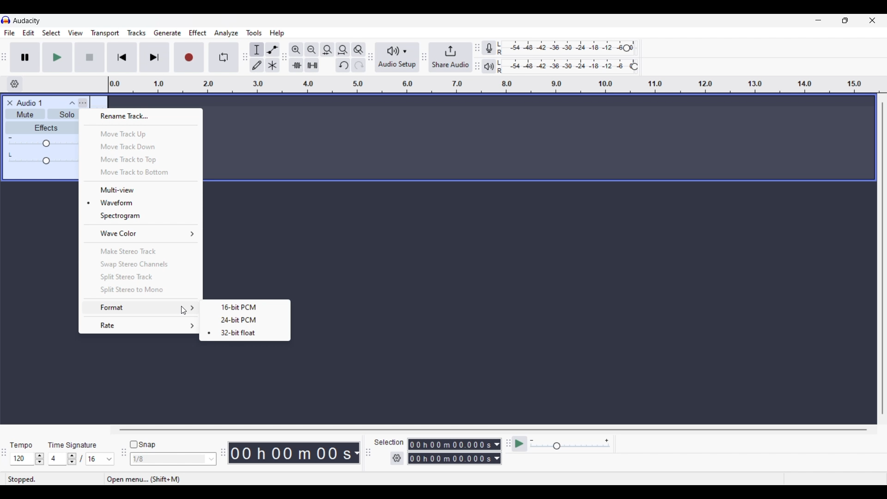 This screenshot has height=499, width=887. What do you see at coordinates (57, 57) in the screenshot?
I see `Play/Play once` at bounding box center [57, 57].